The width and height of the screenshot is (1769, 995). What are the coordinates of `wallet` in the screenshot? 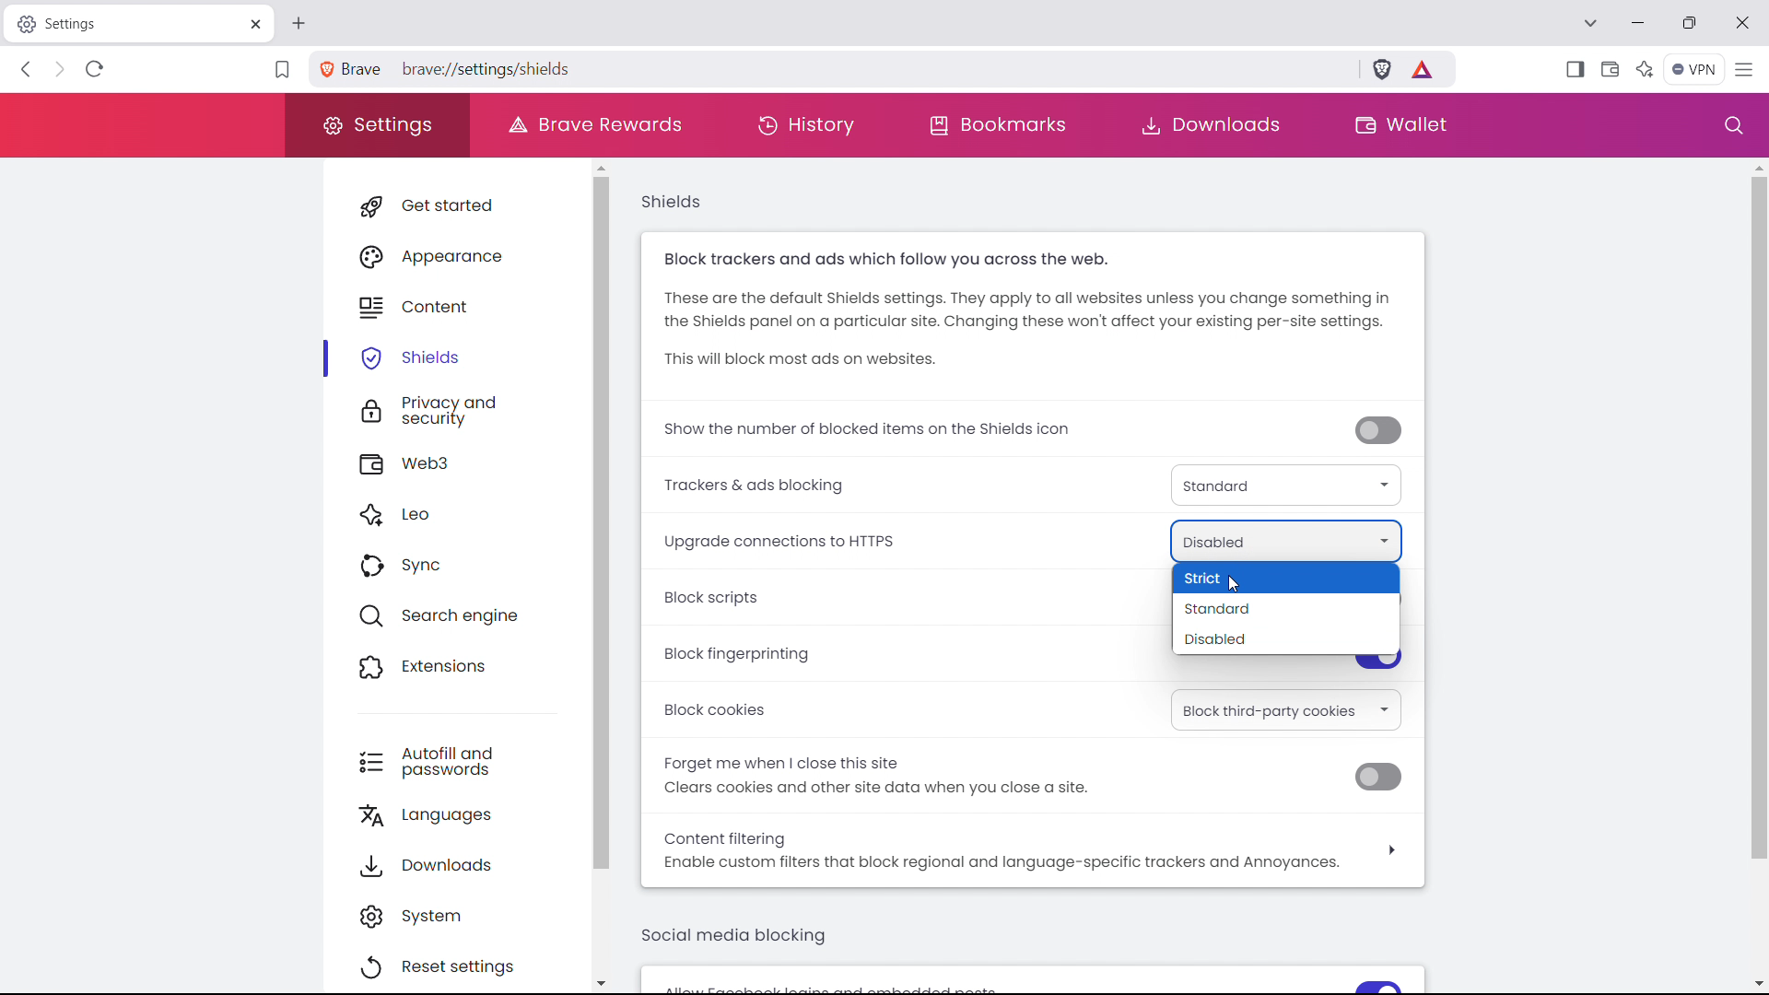 It's located at (1398, 124).